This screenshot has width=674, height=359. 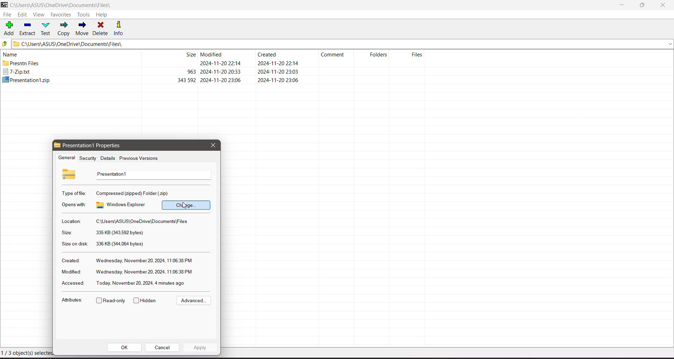 I want to click on Modified, so click(x=70, y=272).